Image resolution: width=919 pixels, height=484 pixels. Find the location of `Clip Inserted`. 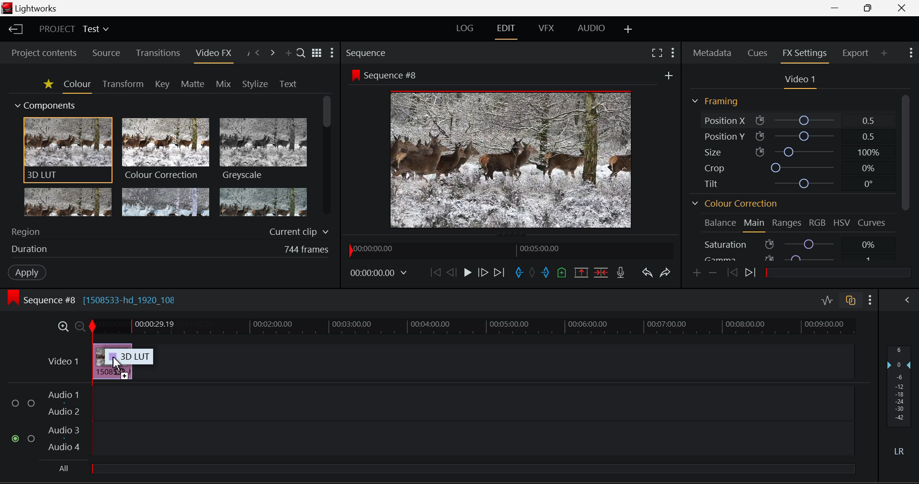

Clip Inserted is located at coordinates (112, 361).